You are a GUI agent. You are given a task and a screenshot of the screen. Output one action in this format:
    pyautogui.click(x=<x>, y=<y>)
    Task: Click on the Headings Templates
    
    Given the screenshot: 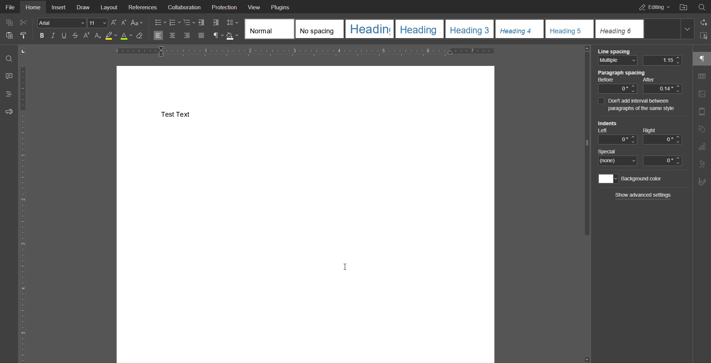 What is the action you would take?
    pyautogui.click(x=468, y=29)
    